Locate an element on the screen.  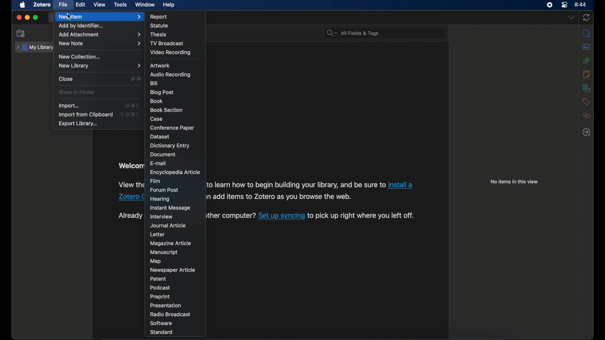
forum post is located at coordinates (164, 190).